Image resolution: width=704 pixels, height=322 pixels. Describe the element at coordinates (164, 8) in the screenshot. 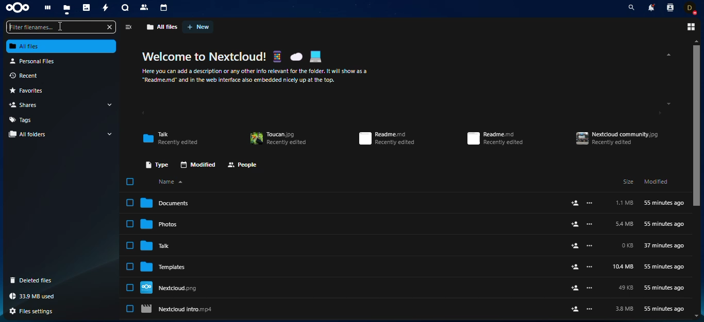

I see `calendar` at that location.